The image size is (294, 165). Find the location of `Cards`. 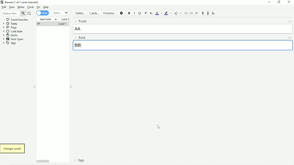

Cards is located at coordinates (94, 13).